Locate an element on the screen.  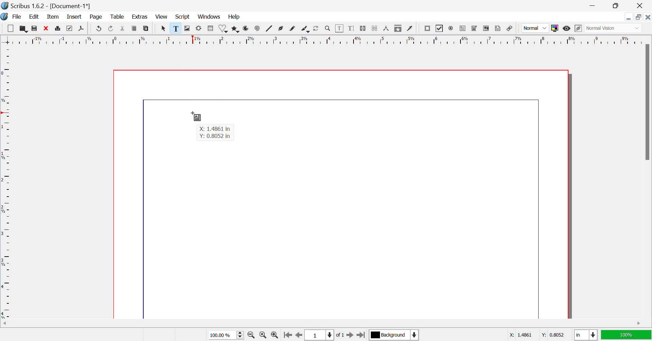
Pdf Push button is located at coordinates (428, 29).